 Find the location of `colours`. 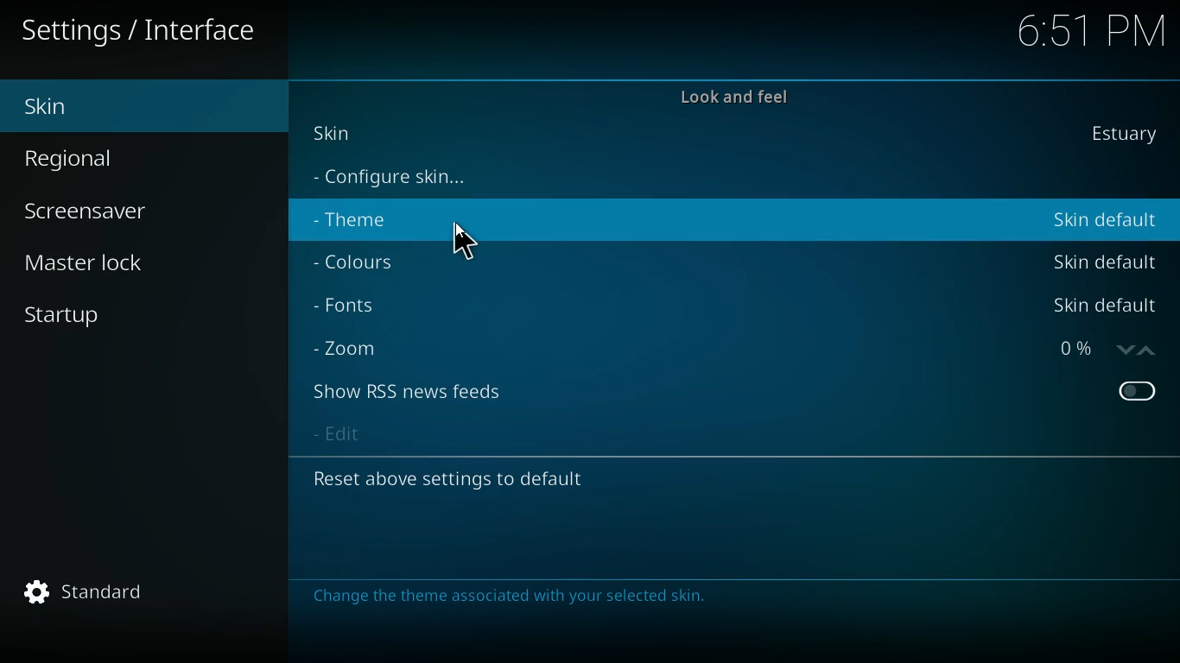

colours is located at coordinates (362, 262).